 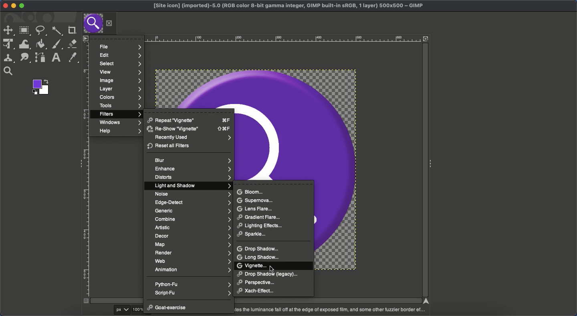 I want to click on Freeform selector, so click(x=40, y=30).